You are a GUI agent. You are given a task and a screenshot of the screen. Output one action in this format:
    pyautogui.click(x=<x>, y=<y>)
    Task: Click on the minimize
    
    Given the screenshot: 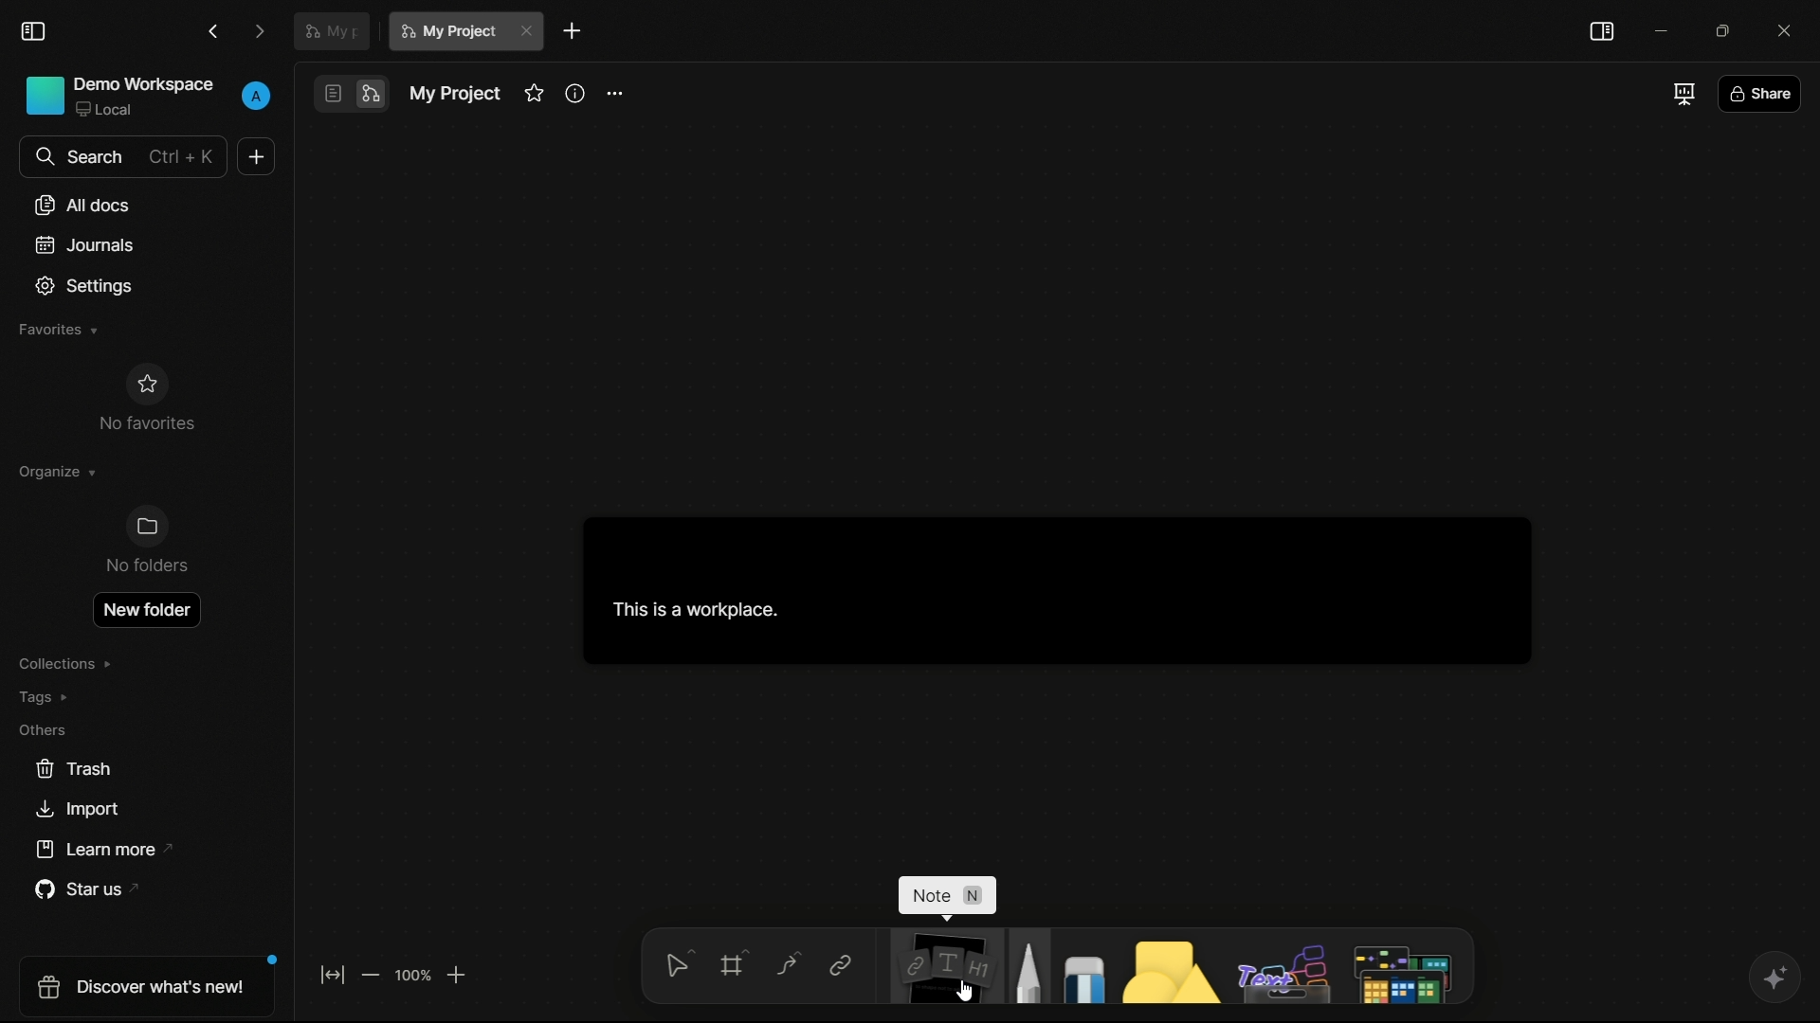 What is the action you would take?
    pyautogui.click(x=1660, y=30)
    